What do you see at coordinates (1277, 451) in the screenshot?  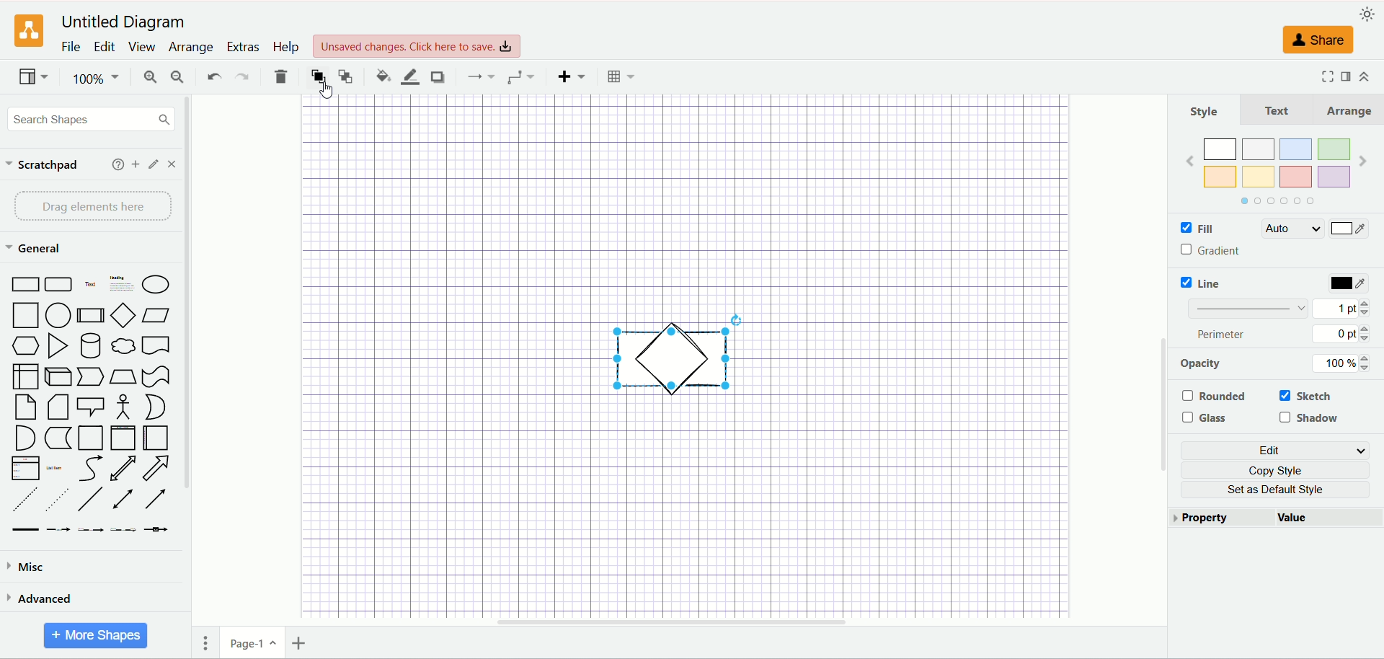 I see `edit` at bounding box center [1277, 451].